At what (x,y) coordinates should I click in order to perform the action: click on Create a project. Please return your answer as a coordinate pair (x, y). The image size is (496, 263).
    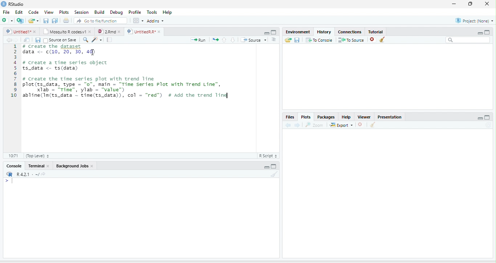
    Looking at the image, I should click on (20, 20).